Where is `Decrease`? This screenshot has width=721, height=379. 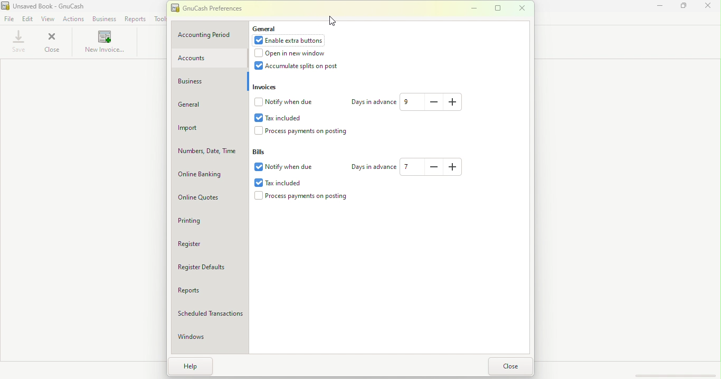 Decrease is located at coordinates (432, 103).